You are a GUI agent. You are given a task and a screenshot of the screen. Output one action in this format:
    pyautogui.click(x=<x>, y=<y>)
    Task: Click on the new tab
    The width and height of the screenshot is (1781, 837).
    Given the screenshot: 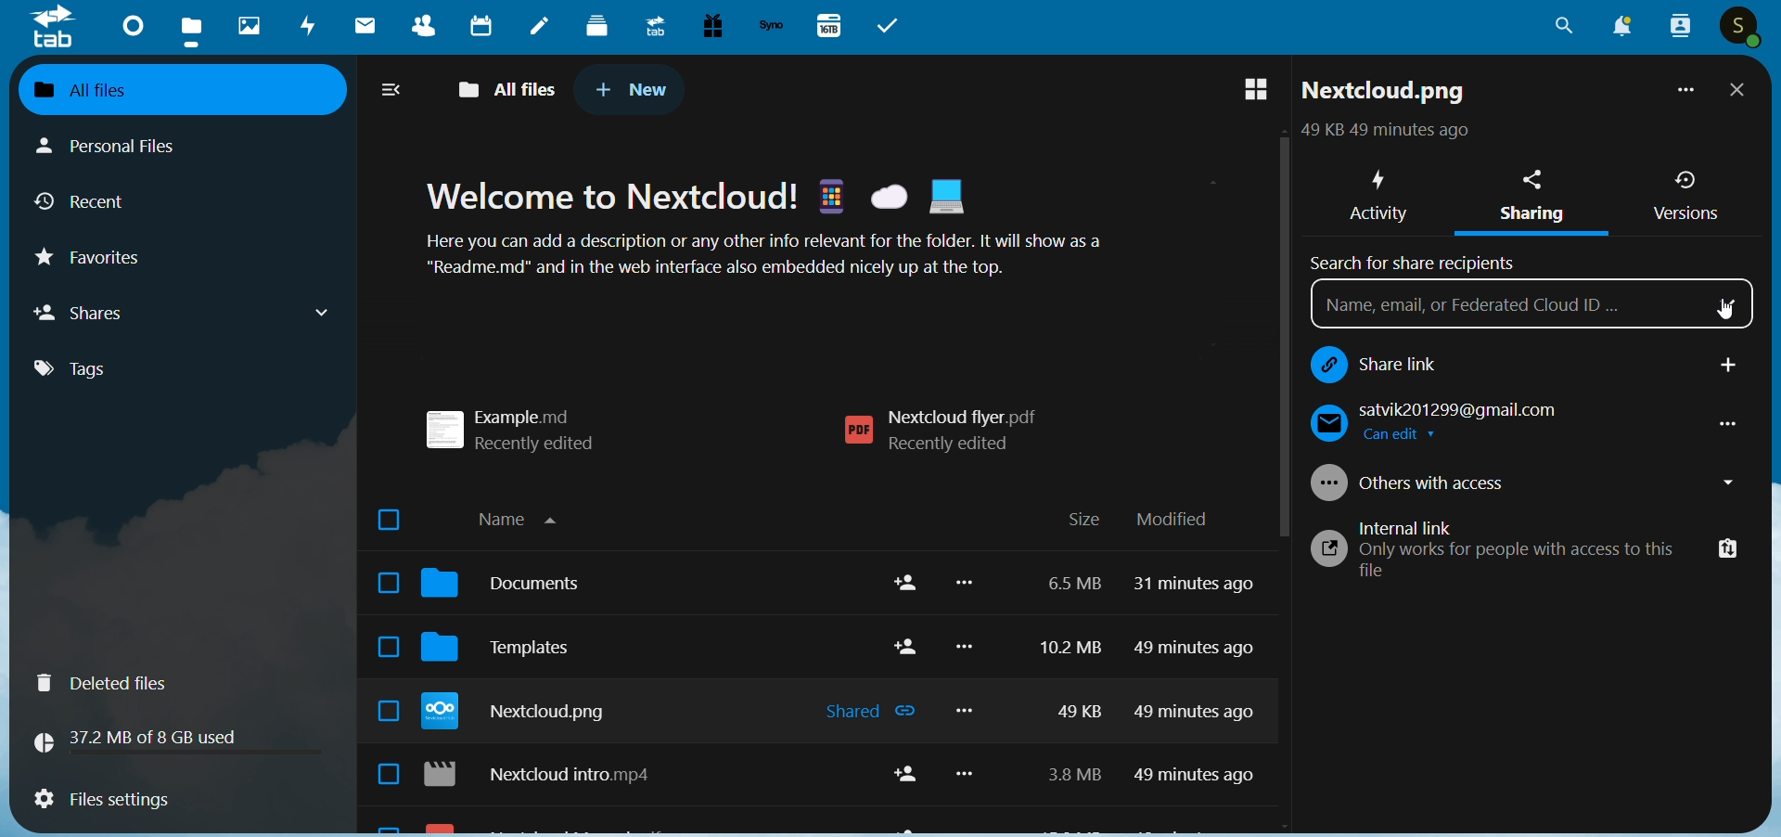 What is the action you would take?
    pyautogui.click(x=633, y=89)
    